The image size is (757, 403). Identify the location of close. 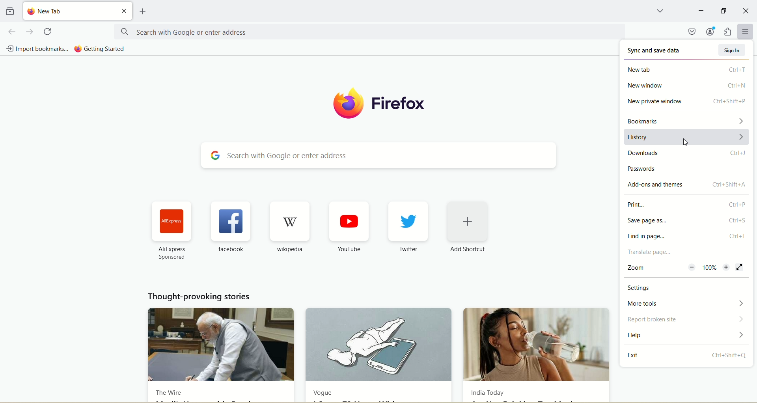
(124, 10).